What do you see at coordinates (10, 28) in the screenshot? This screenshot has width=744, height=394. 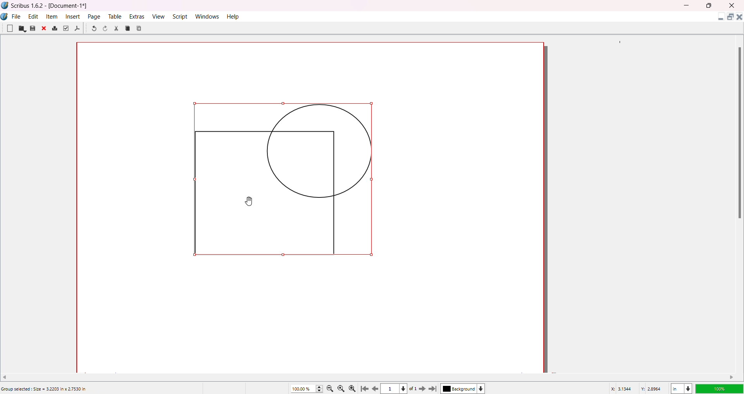 I see `New` at bounding box center [10, 28].